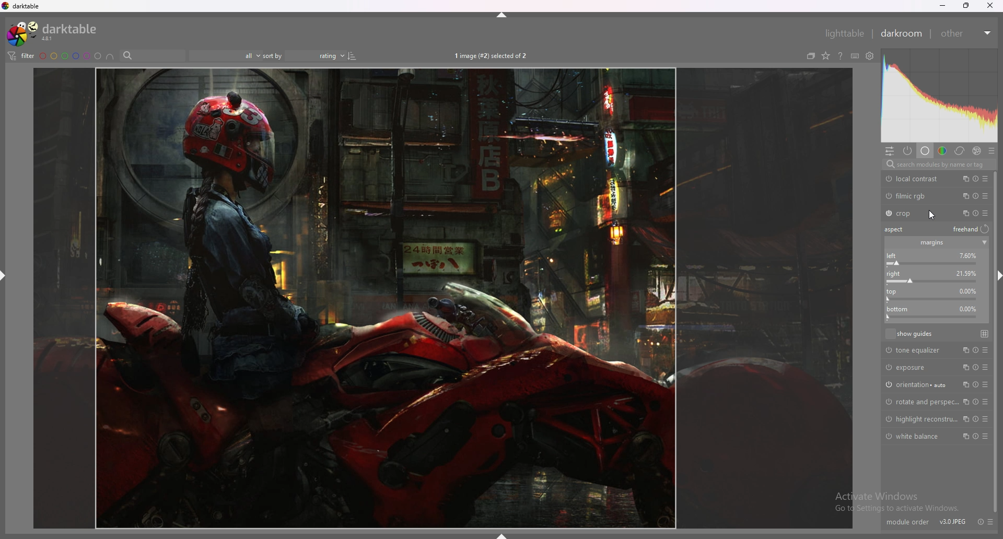 This screenshot has width=1003, height=539. Describe the element at coordinates (492, 55) in the screenshot. I see `1 image (#2) selected of 2` at that location.